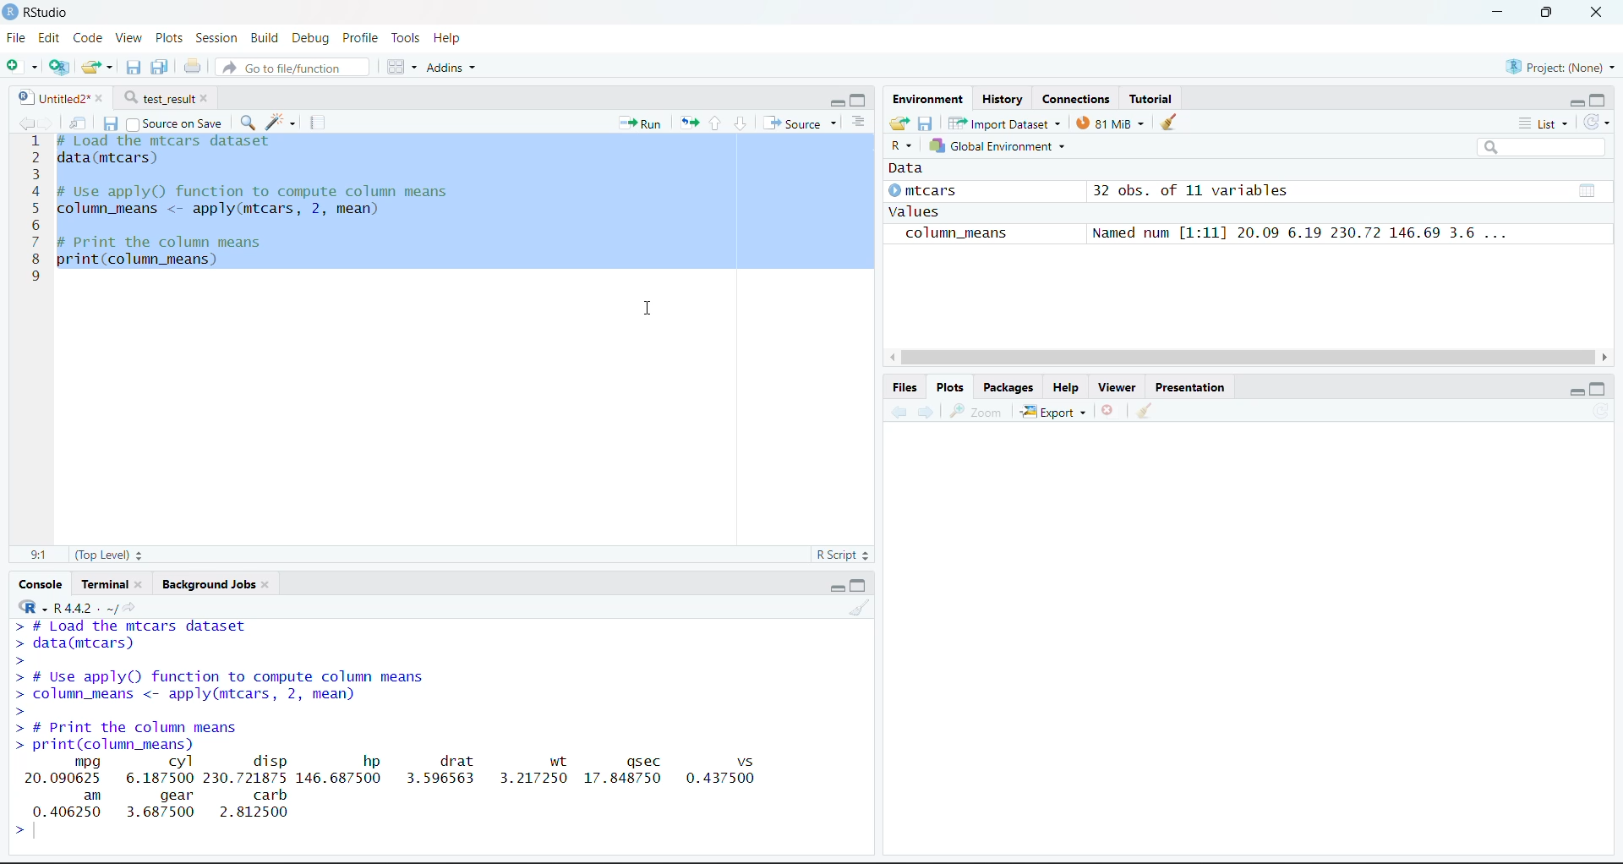 The width and height of the screenshot is (1623, 864). Describe the element at coordinates (218, 580) in the screenshot. I see `Background Jobs` at that location.